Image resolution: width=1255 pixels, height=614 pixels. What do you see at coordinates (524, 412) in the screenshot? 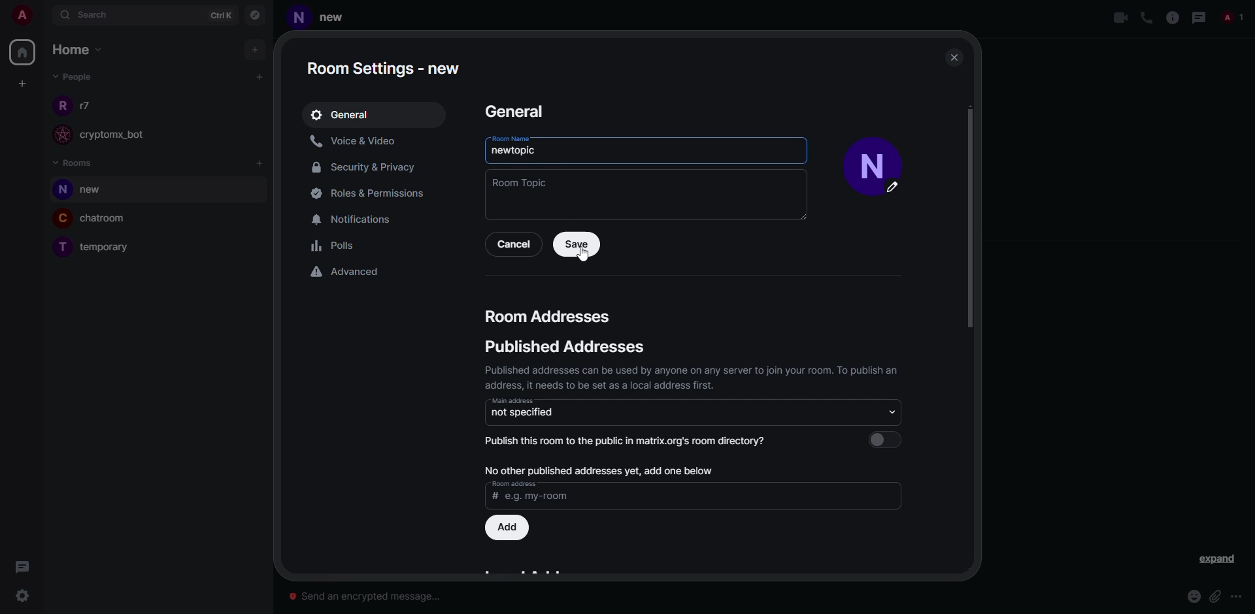
I see `not specified` at bounding box center [524, 412].